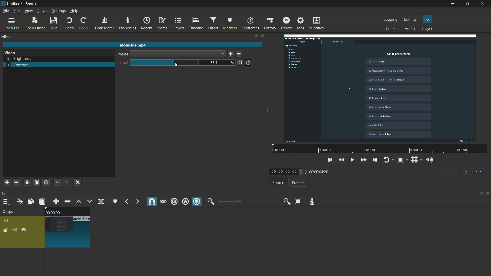  I want to click on hide, so click(24, 230).